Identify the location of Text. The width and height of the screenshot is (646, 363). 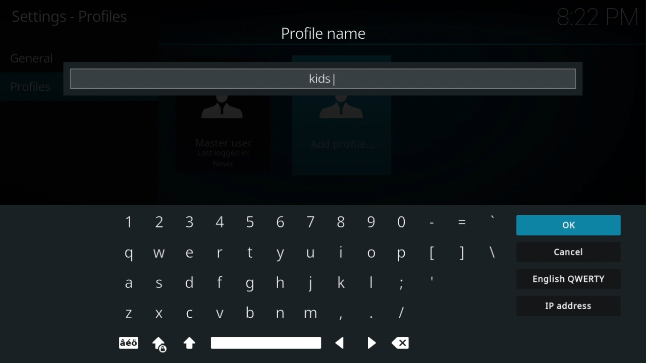
(322, 78).